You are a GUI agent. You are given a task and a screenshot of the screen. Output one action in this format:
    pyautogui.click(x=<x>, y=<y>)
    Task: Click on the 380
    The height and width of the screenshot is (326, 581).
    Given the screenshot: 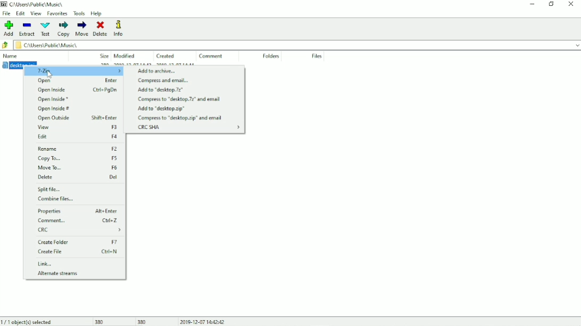 What is the action you would take?
    pyautogui.click(x=142, y=321)
    